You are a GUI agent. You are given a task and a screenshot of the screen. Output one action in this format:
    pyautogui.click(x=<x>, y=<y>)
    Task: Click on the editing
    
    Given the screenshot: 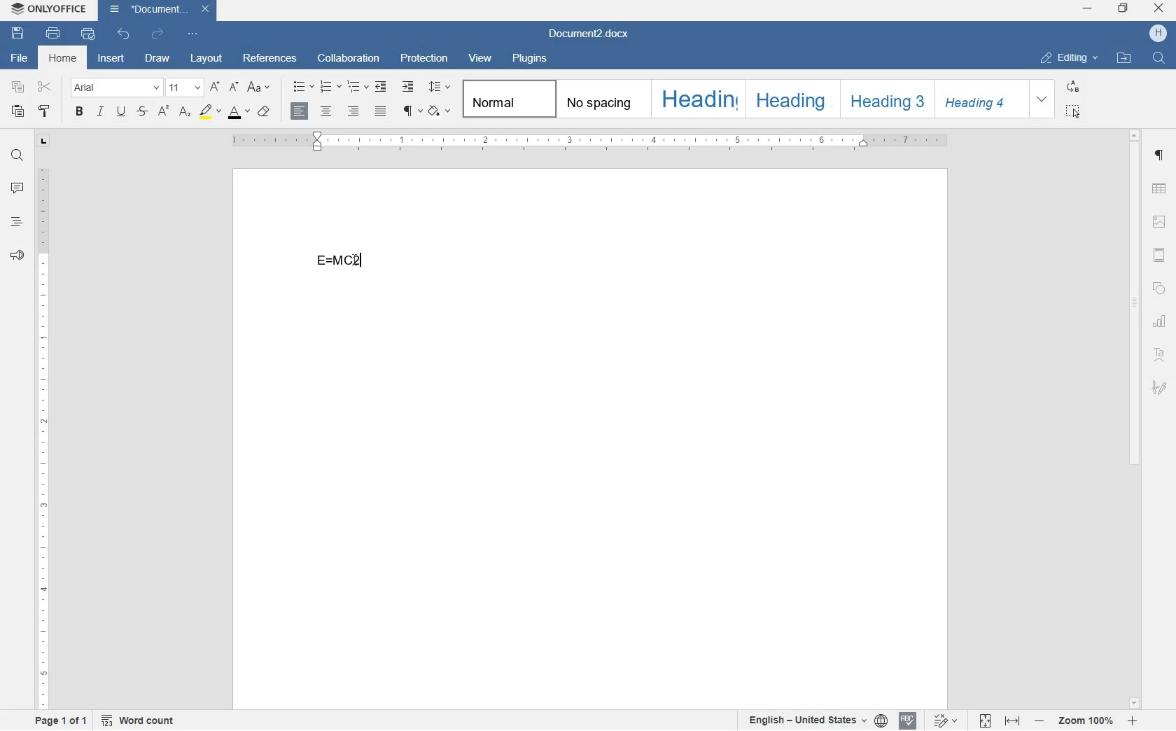 What is the action you would take?
    pyautogui.click(x=1067, y=58)
    